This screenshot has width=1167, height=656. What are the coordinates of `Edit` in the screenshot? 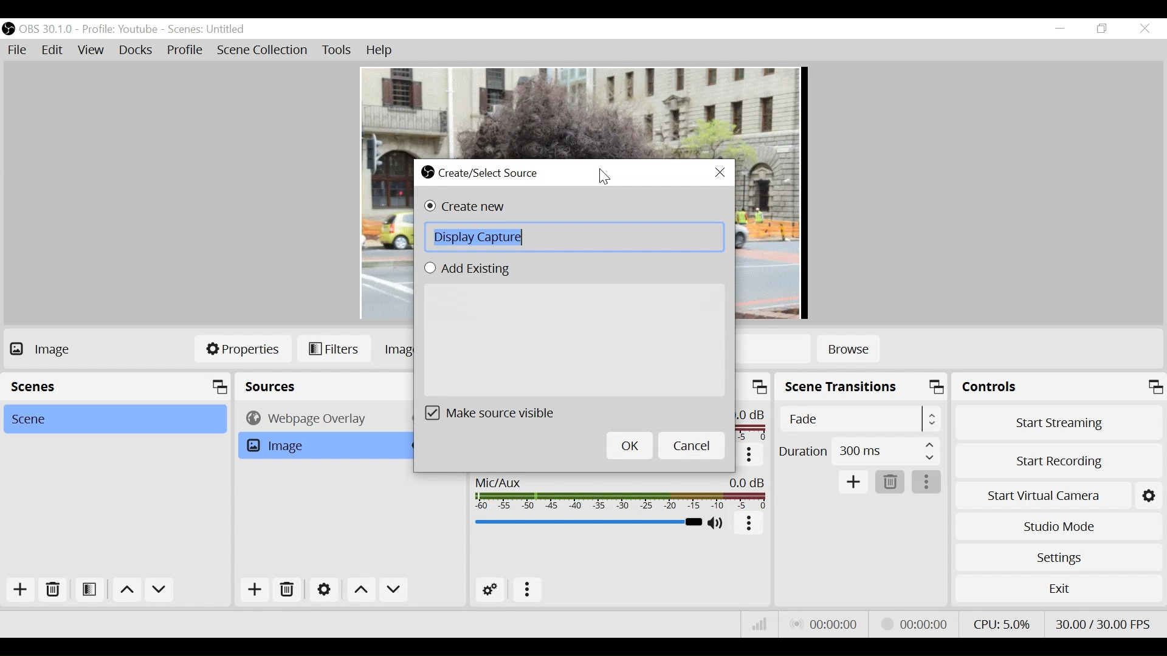 It's located at (53, 50).